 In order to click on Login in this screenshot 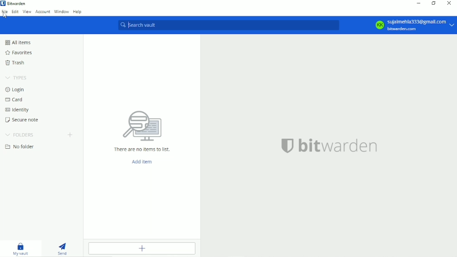, I will do `click(15, 90)`.